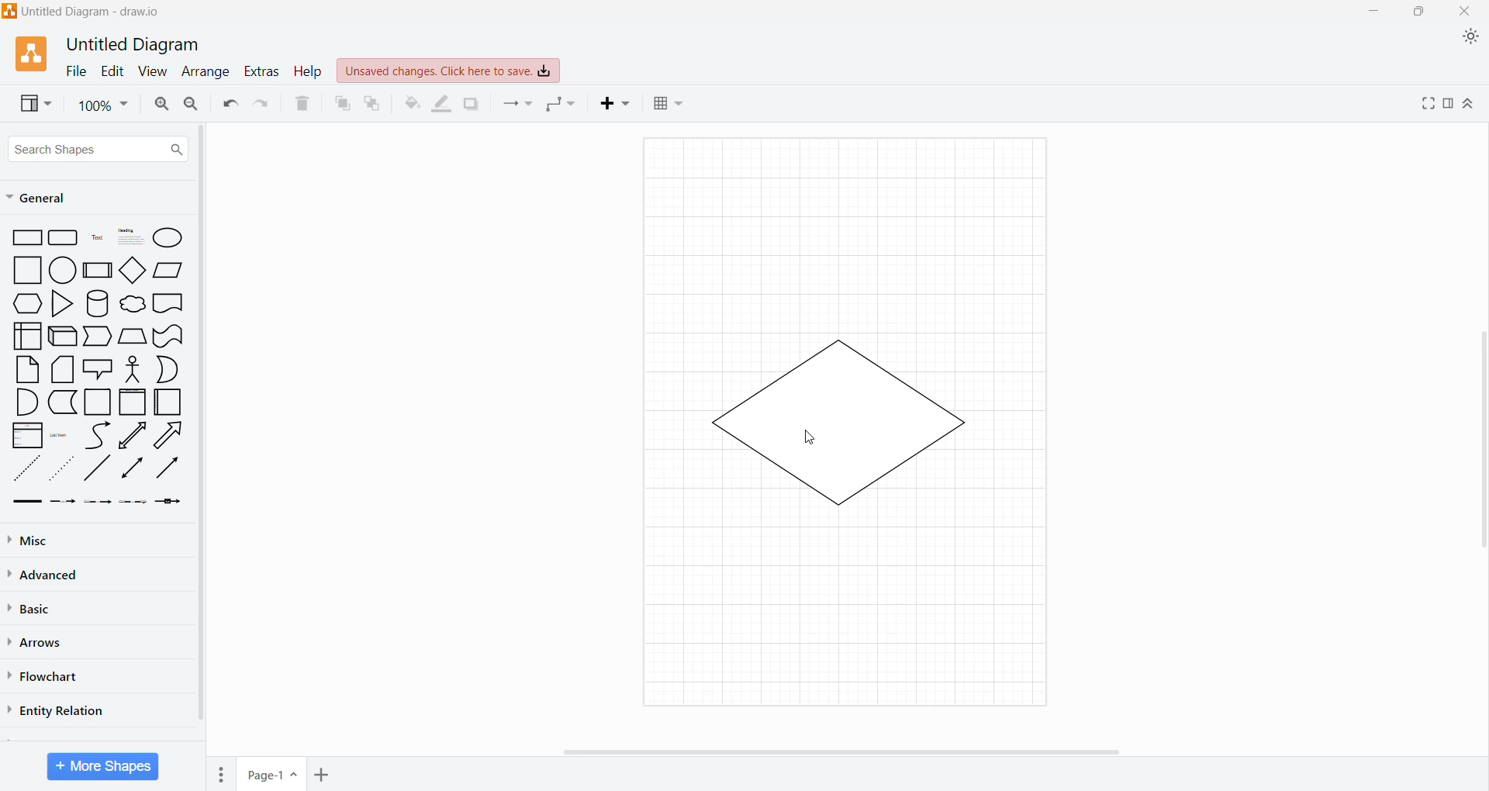  What do you see at coordinates (98, 504) in the screenshot?
I see `Connector with 2 Labels` at bounding box center [98, 504].